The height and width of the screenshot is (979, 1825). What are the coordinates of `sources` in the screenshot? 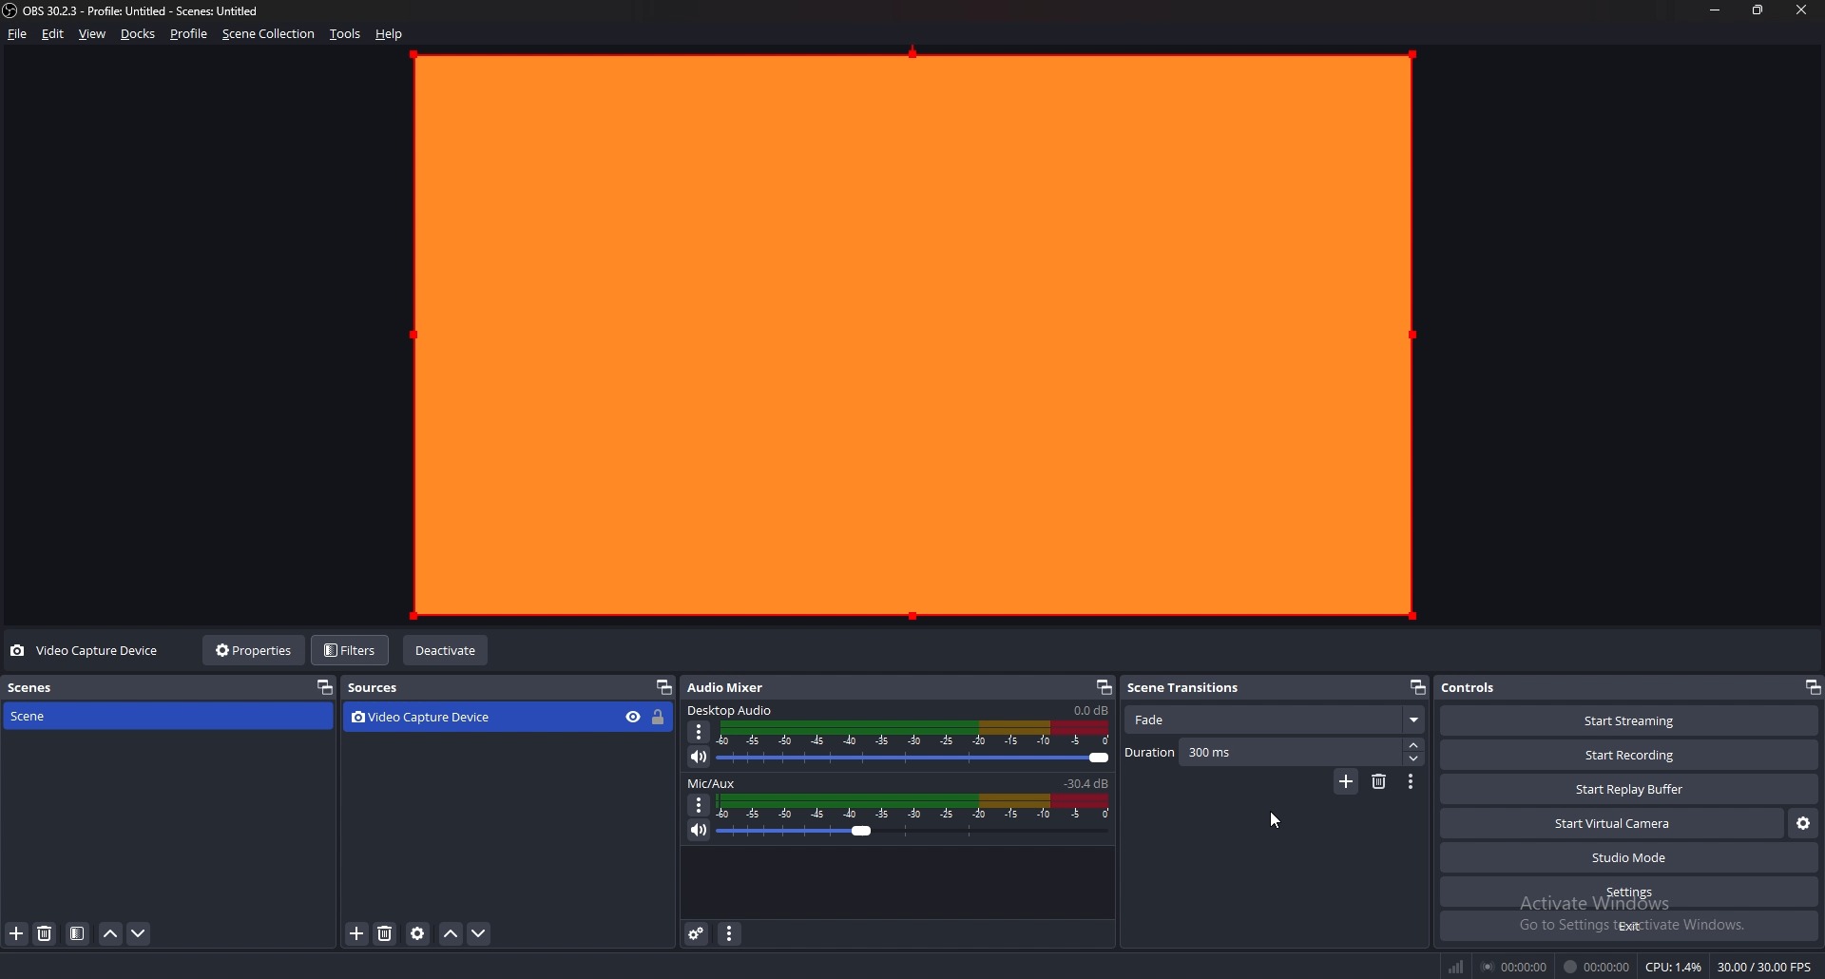 It's located at (389, 688).